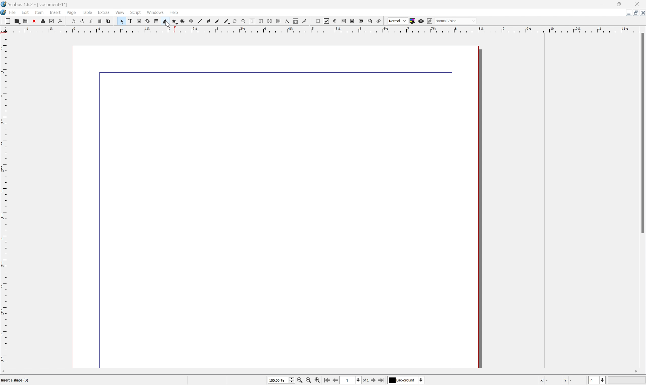 This screenshot has width=646, height=385. Describe the element at coordinates (154, 22) in the screenshot. I see `Table` at that location.